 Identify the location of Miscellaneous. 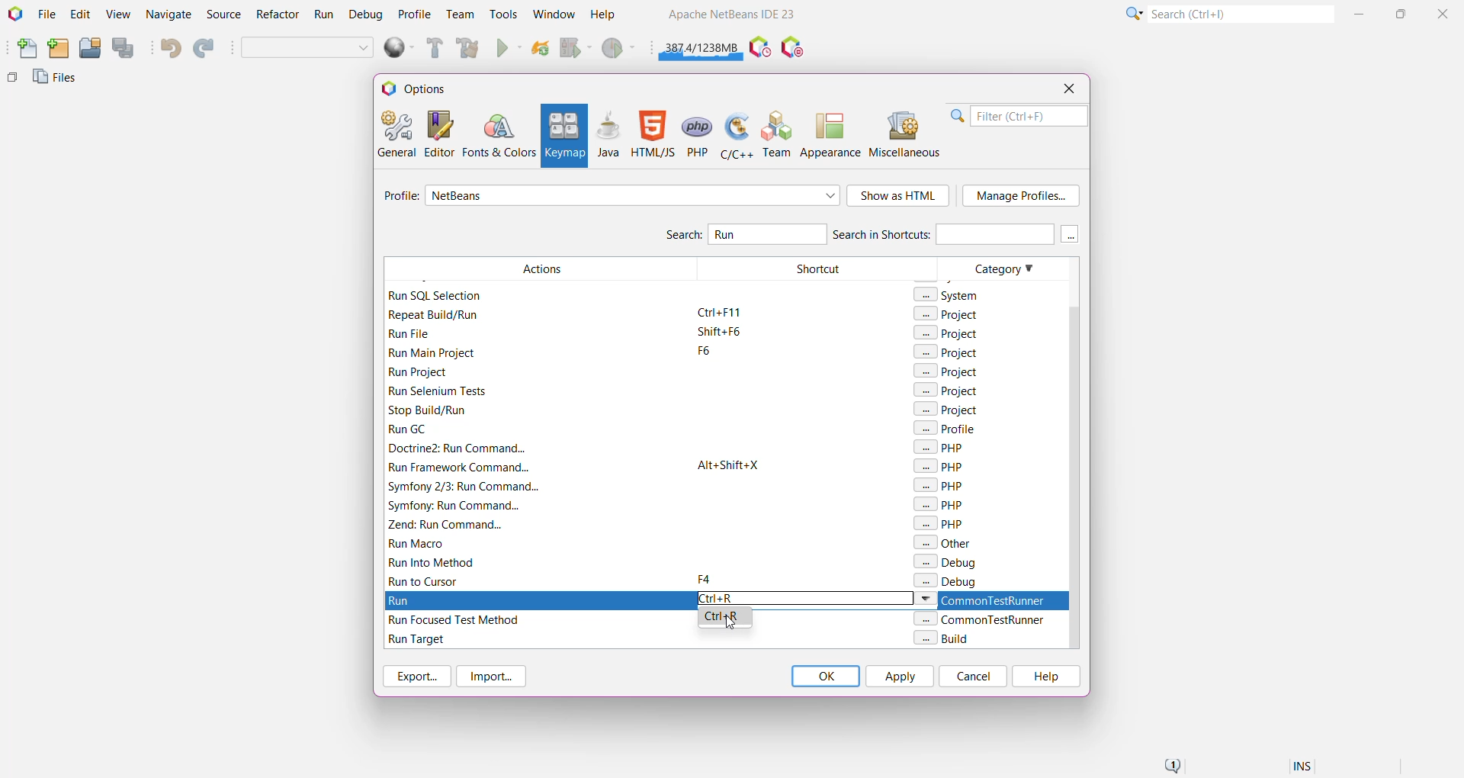
(907, 134).